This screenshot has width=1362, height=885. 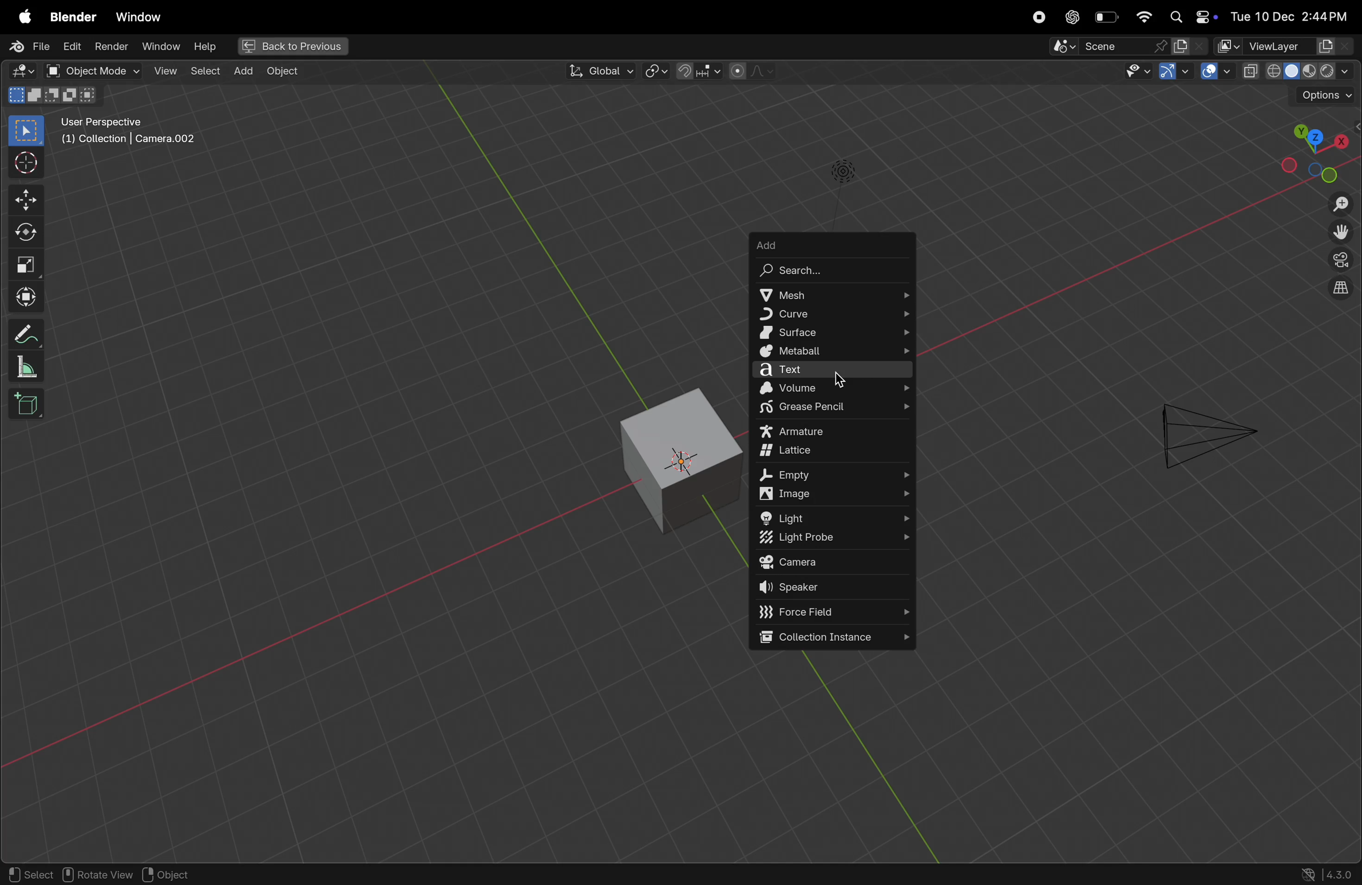 I want to click on Volume, so click(x=834, y=389).